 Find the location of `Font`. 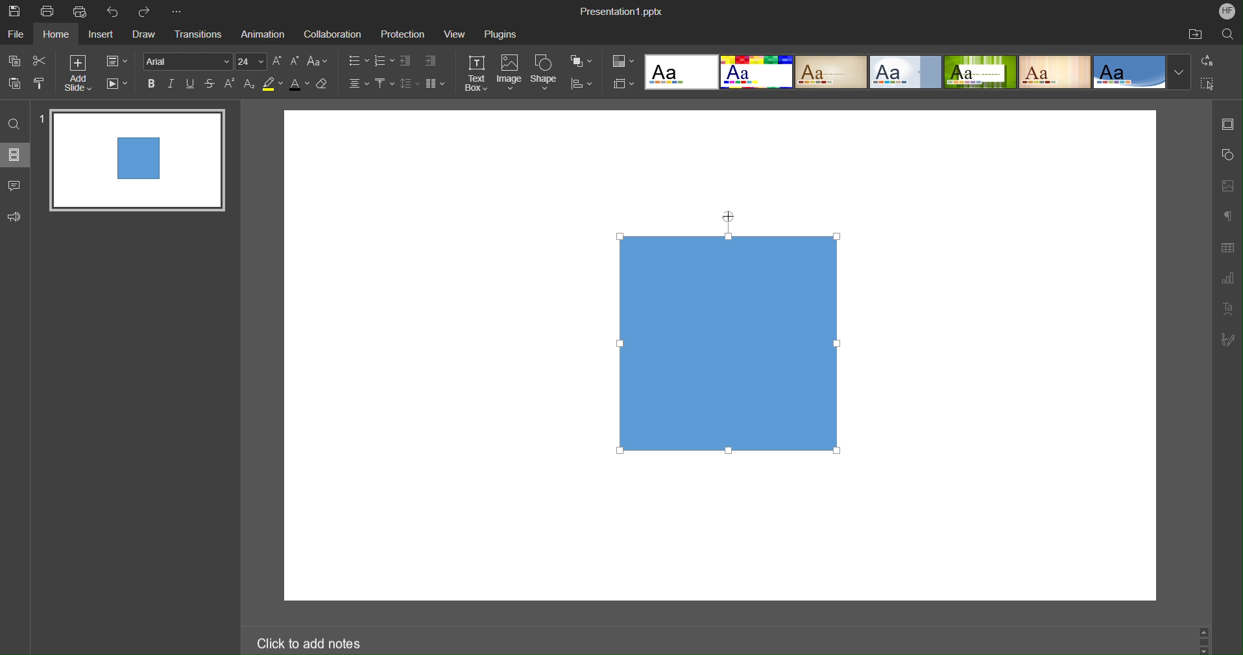

Font is located at coordinates (187, 62).